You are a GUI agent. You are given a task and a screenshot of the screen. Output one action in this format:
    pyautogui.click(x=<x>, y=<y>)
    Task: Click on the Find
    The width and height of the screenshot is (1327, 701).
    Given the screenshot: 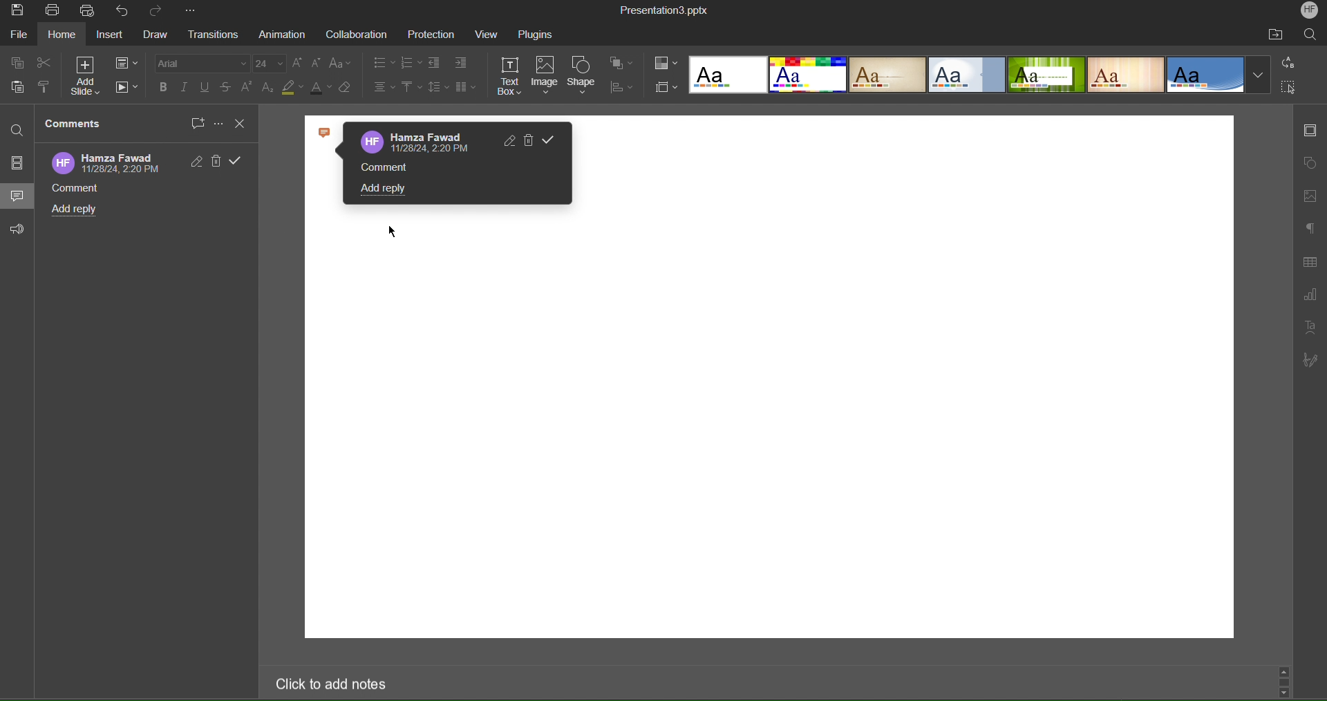 What is the action you would take?
    pyautogui.click(x=18, y=131)
    